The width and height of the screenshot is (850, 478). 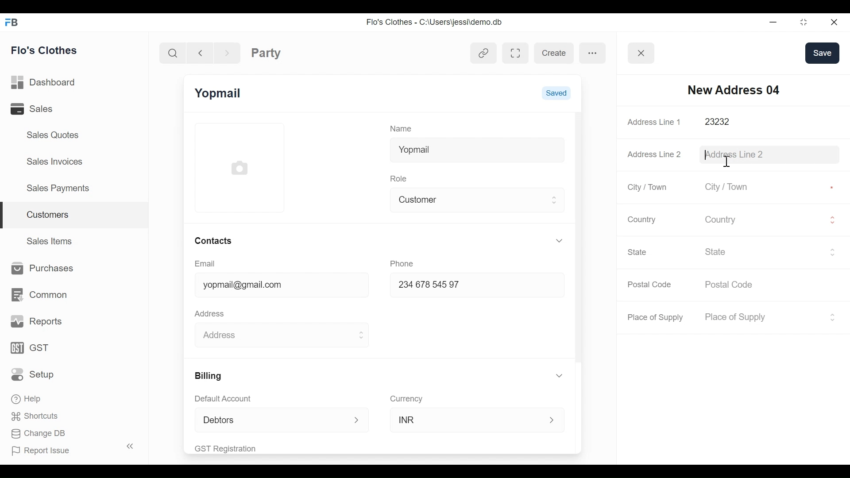 What do you see at coordinates (655, 122) in the screenshot?
I see `Address Line 1` at bounding box center [655, 122].